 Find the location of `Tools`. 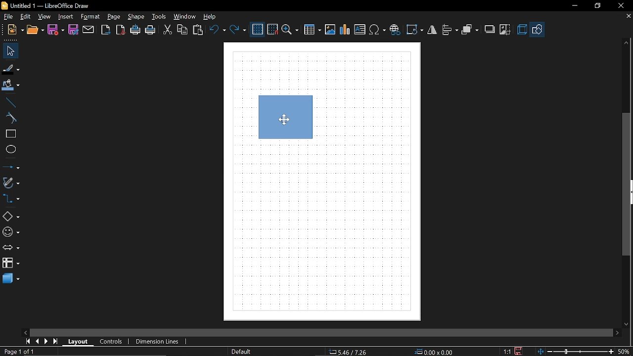

Tools is located at coordinates (160, 17).